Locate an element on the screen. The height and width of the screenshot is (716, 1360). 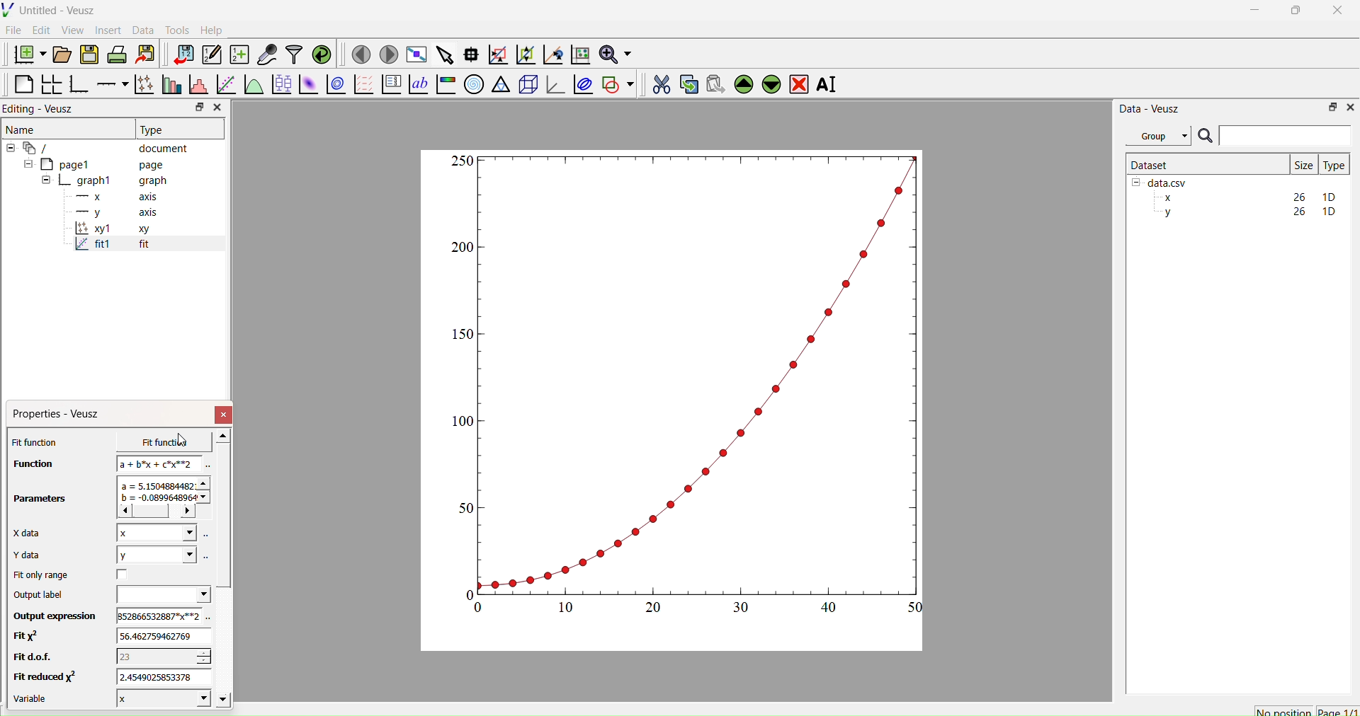
Close is located at coordinates (217, 108).